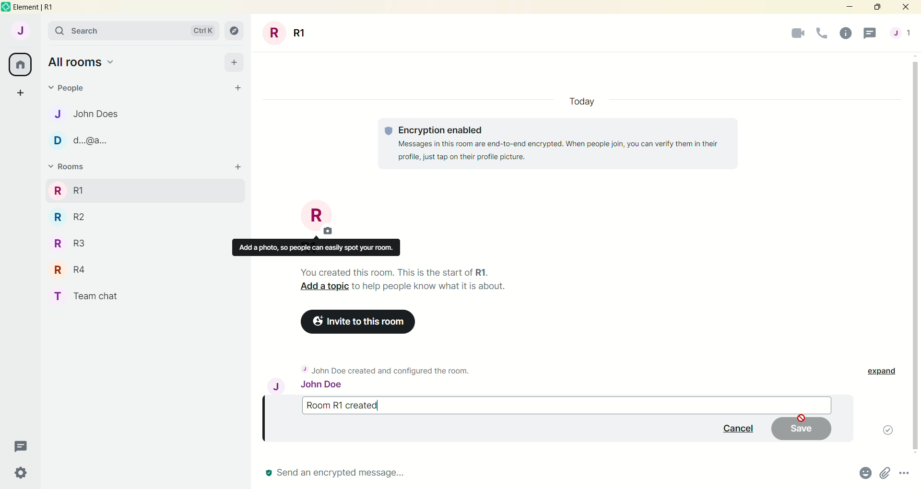 The image size is (921, 489). I want to click on John Doe, so click(315, 387).